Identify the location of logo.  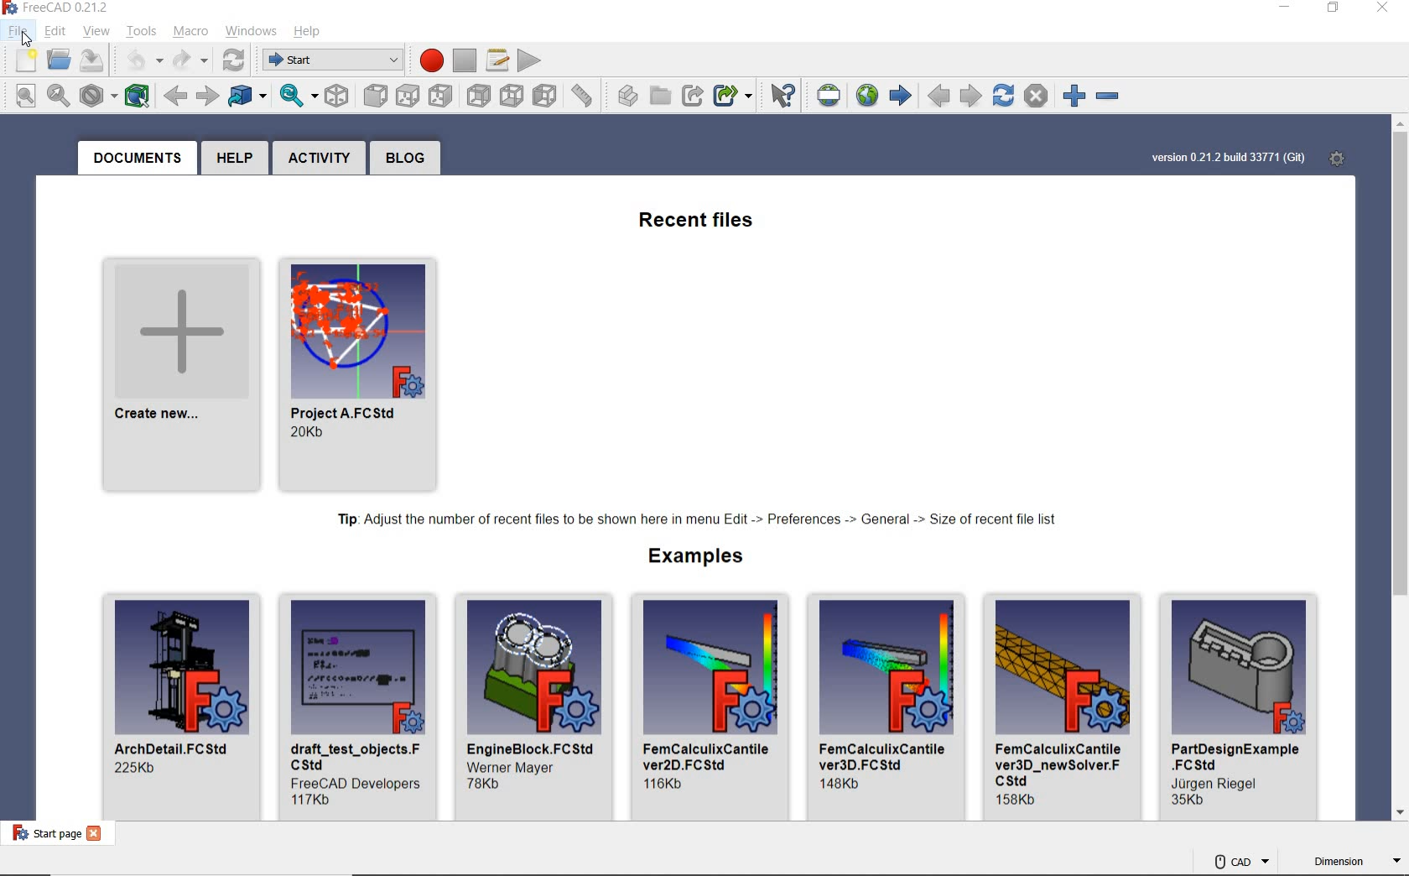
(12, 8).